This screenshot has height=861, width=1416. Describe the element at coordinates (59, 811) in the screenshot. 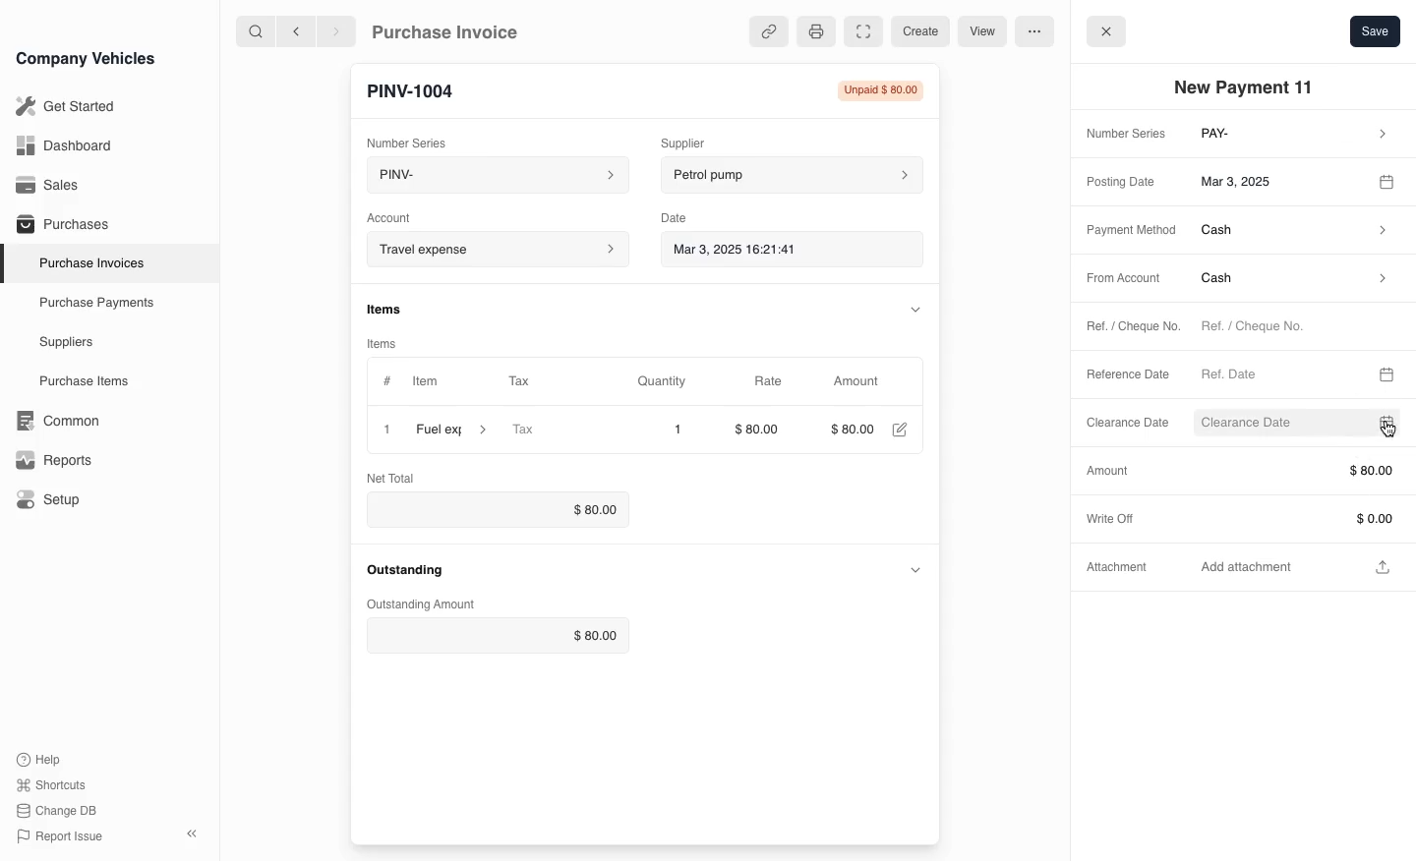

I see `change DB` at that location.